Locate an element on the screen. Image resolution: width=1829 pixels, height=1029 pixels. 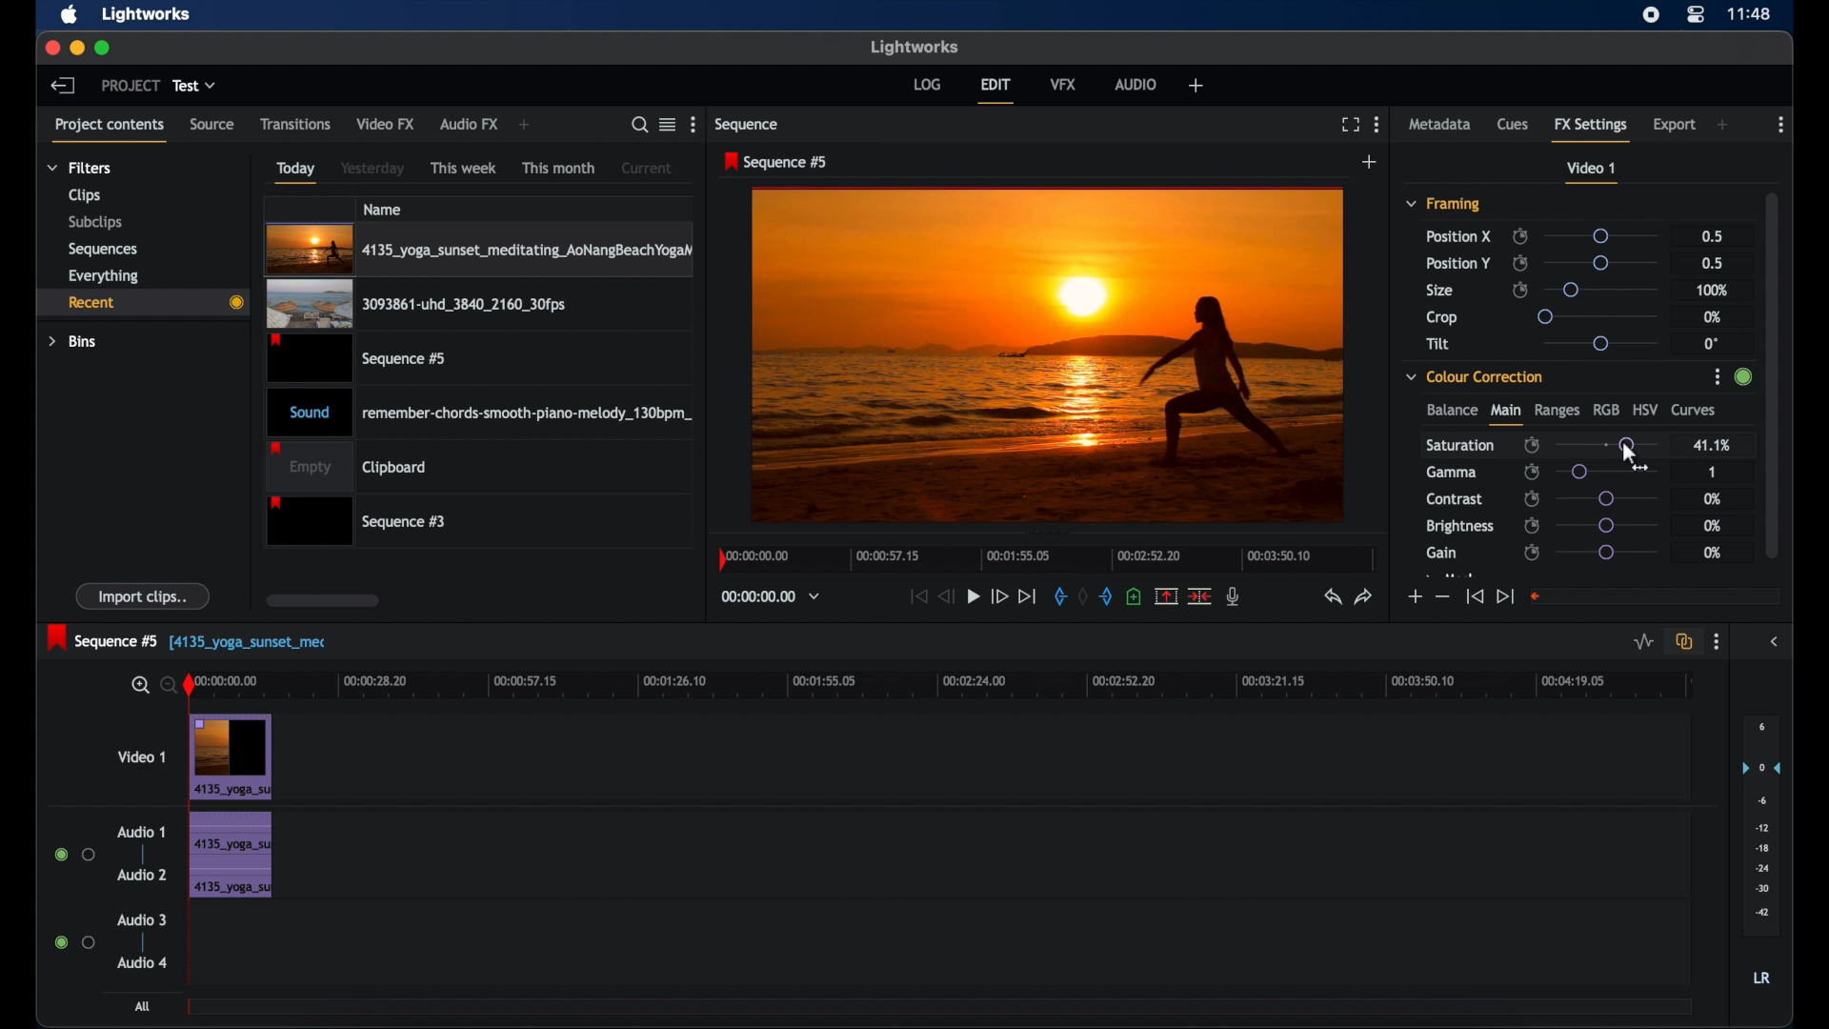
audio is located at coordinates (1137, 84).